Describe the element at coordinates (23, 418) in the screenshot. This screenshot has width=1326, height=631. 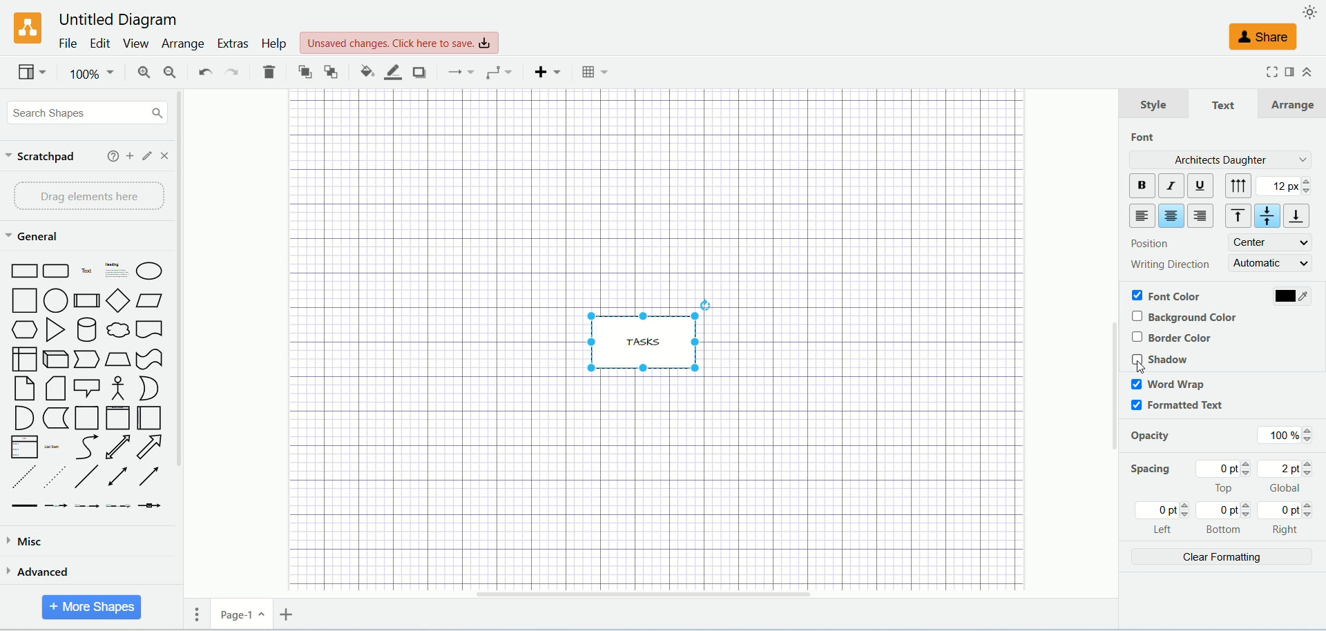
I see `And` at that location.